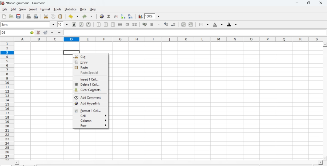 The image size is (327, 166). What do you see at coordinates (53, 24) in the screenshot?
I see `down` at bounding box center [53, 24].